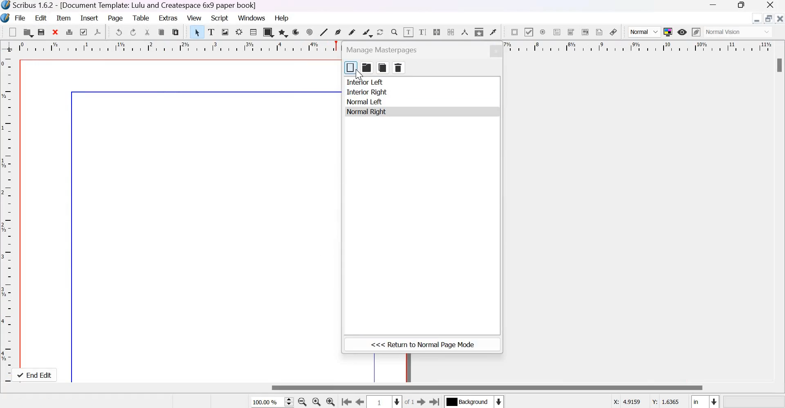  What do you see at coordinates (297, 32) in the screenshot?
I see `arc` at bounding box center [297, 32].